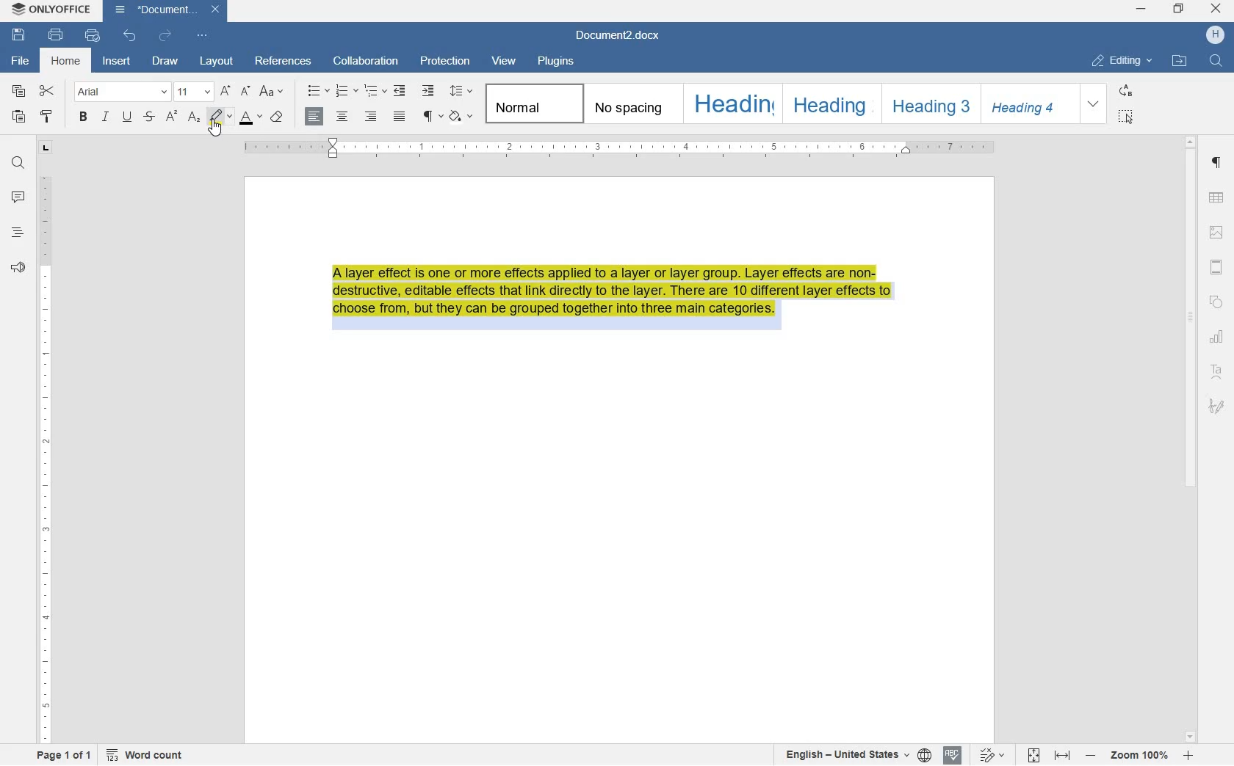 This screenshot has height=766, width=1234. Describe the element at coordinates (402, 92) in the screenshot. I see `DECREASE INDENT` at that location.